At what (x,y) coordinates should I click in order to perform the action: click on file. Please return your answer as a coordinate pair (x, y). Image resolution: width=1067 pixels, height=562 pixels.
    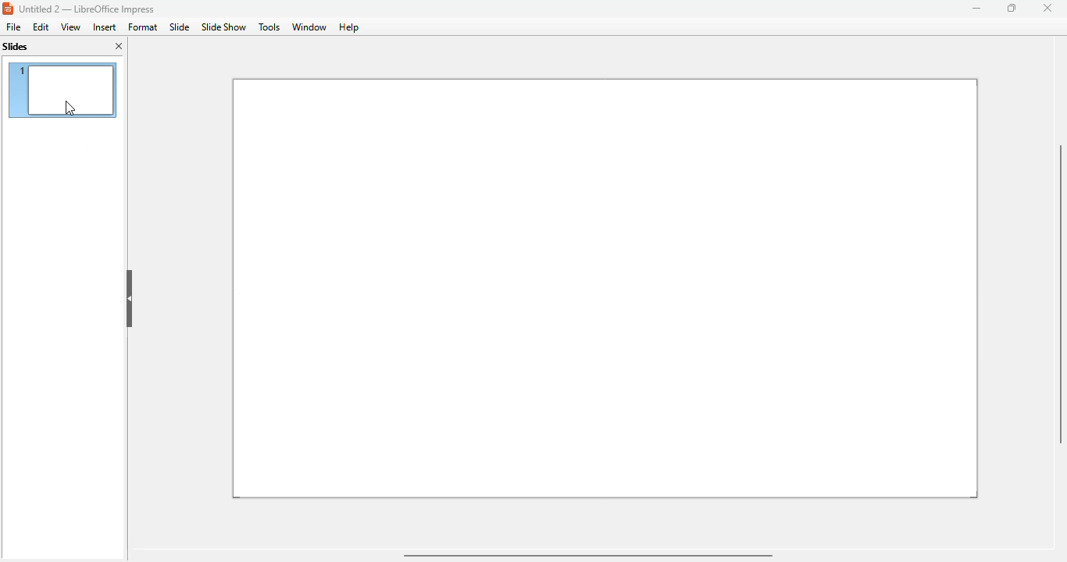
    Looking at the image, I should click on (12, 27).